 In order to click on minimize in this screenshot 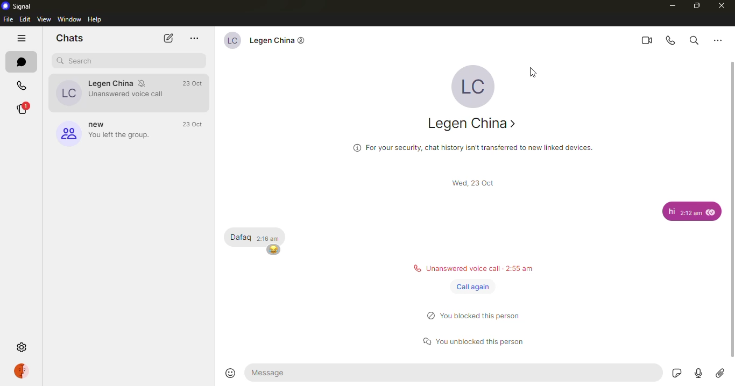, I will do `click(672, 5)`.